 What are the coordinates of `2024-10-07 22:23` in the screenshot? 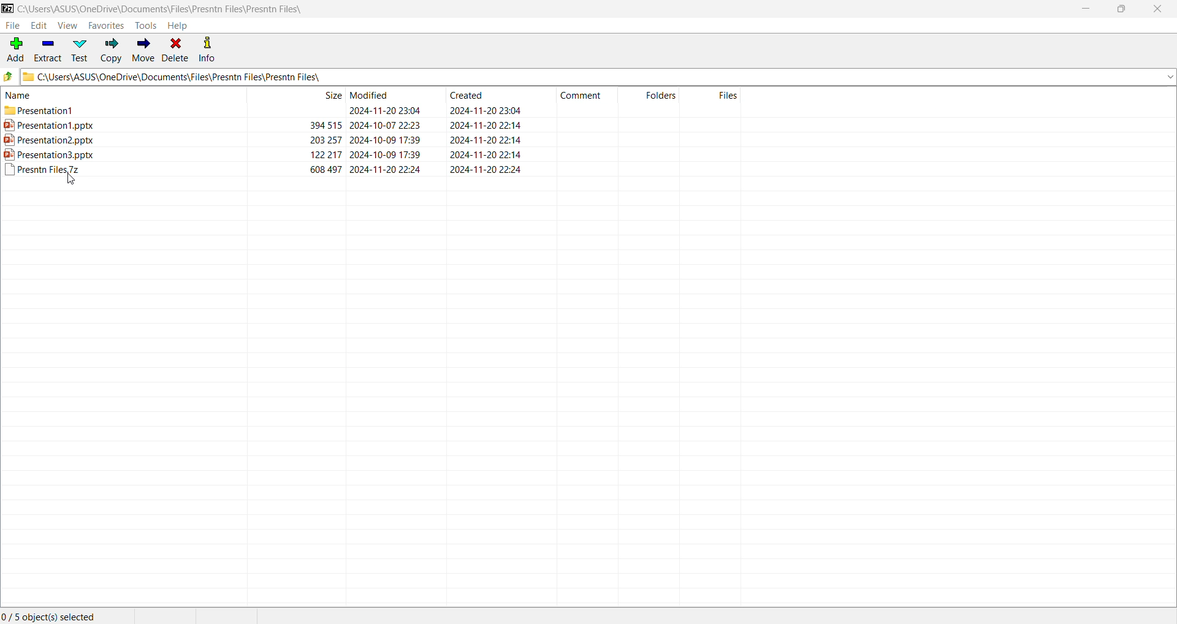 It's located at (387, 124).